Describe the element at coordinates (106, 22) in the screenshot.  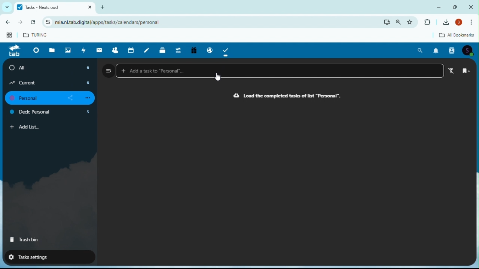
I see `mia.ni.tab.digital/apps/tasks/calendars/personal` at that location.